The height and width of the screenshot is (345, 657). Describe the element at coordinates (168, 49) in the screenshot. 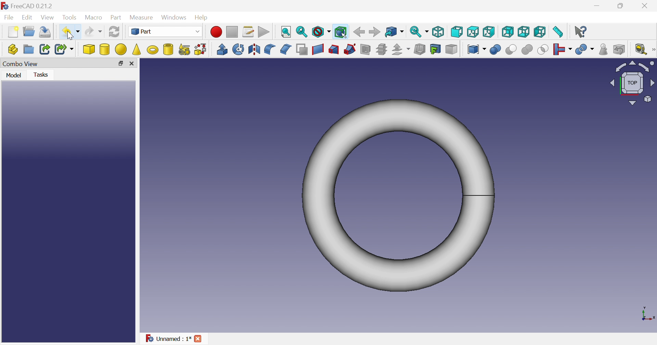

I see `Create tube` at that location.